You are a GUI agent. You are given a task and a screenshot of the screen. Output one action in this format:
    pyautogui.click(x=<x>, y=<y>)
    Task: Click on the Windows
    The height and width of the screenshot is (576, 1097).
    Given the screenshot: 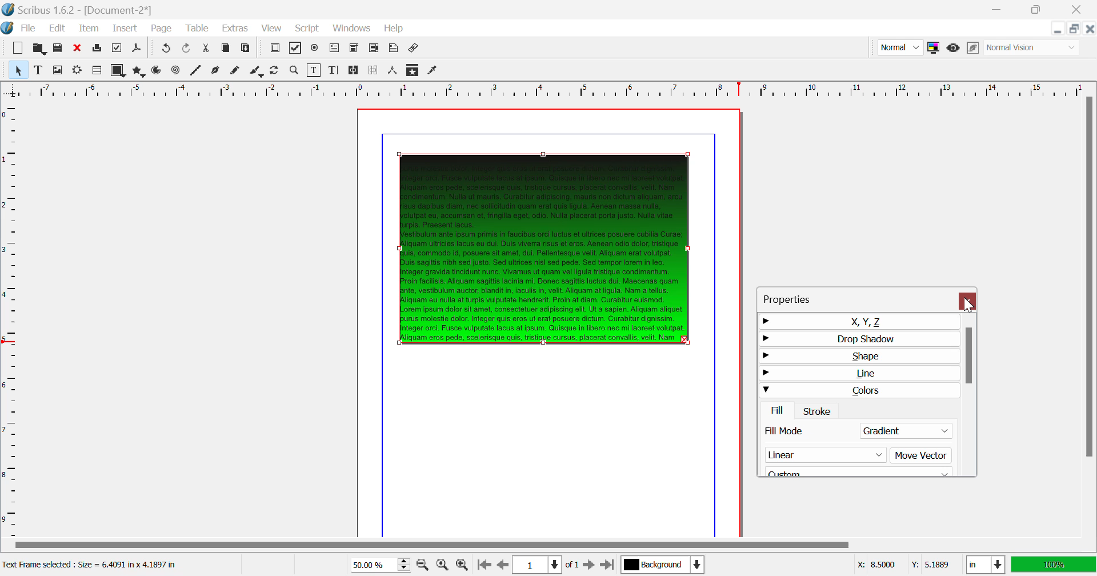 What is the action you would take?
    pyautogui.click(x=352, y=28)
    